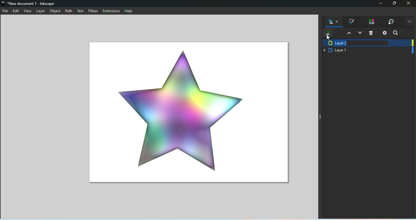 The width and height of the screenshot is (416, 220). Describe the element at coordinates (409, 22) in the screenshot. I see `More options` at that location.